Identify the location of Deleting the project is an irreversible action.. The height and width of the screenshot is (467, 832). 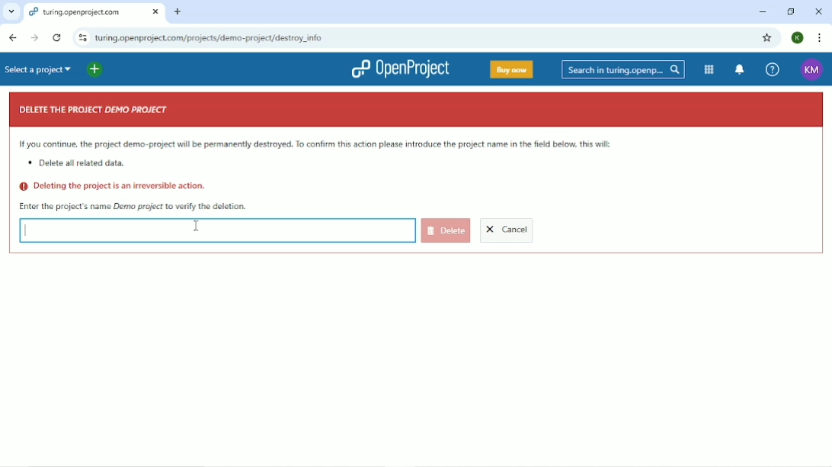
(114, 186).